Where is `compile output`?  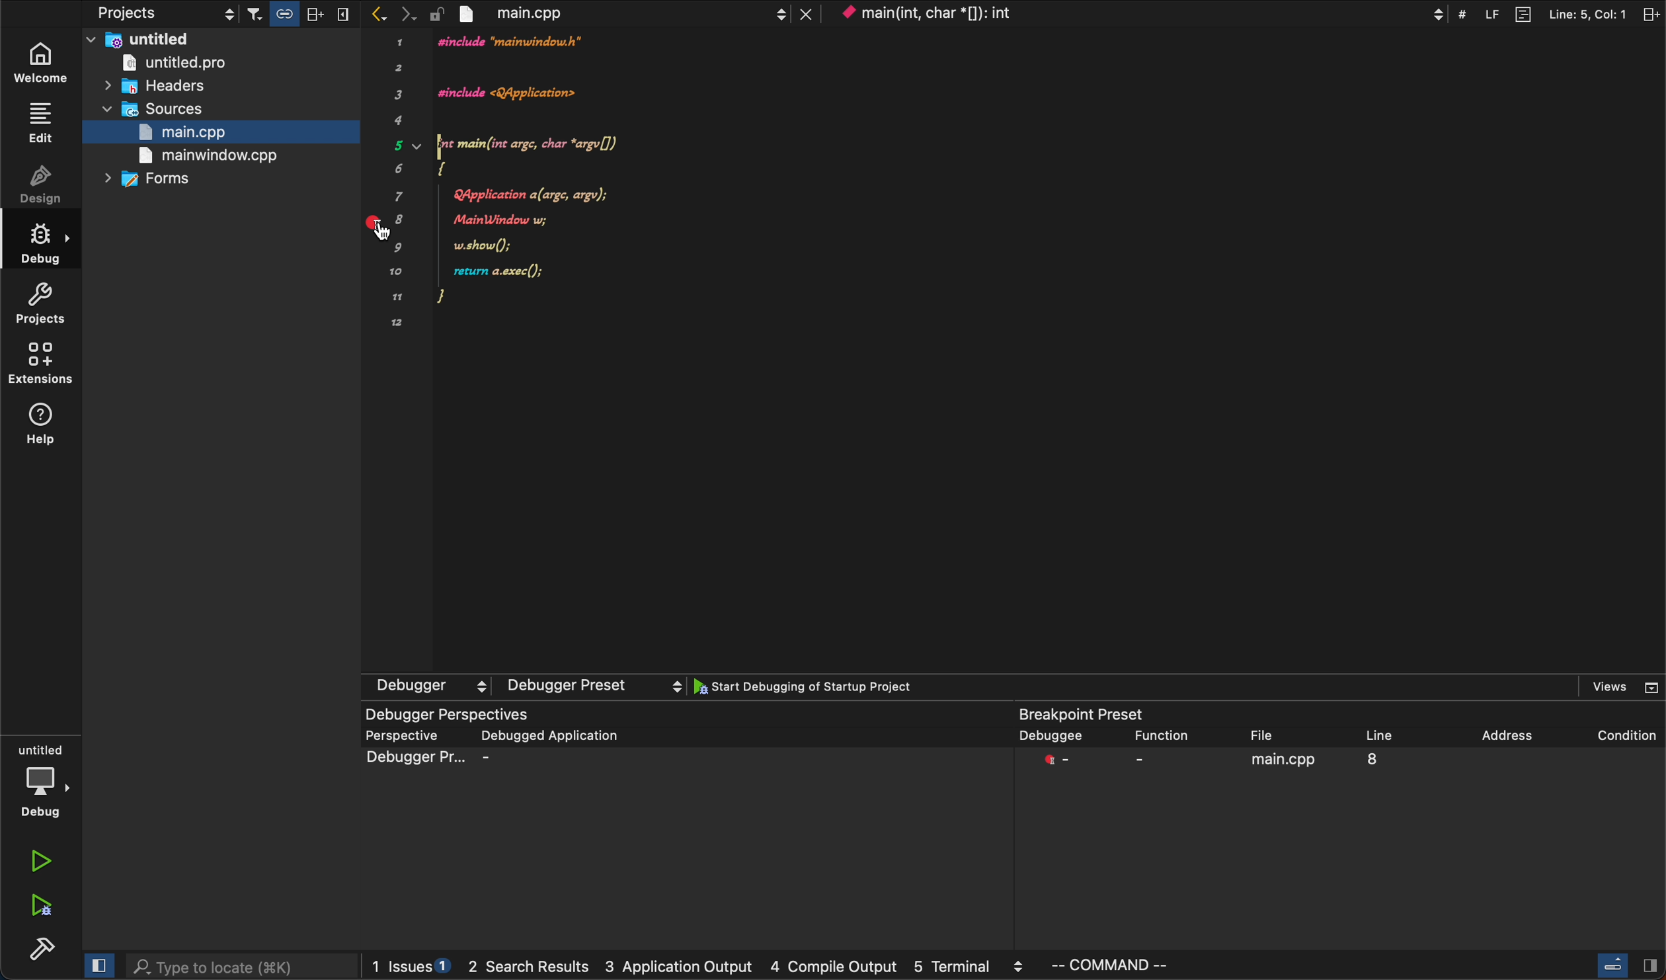 compile output is located at coordinates (831, 967).